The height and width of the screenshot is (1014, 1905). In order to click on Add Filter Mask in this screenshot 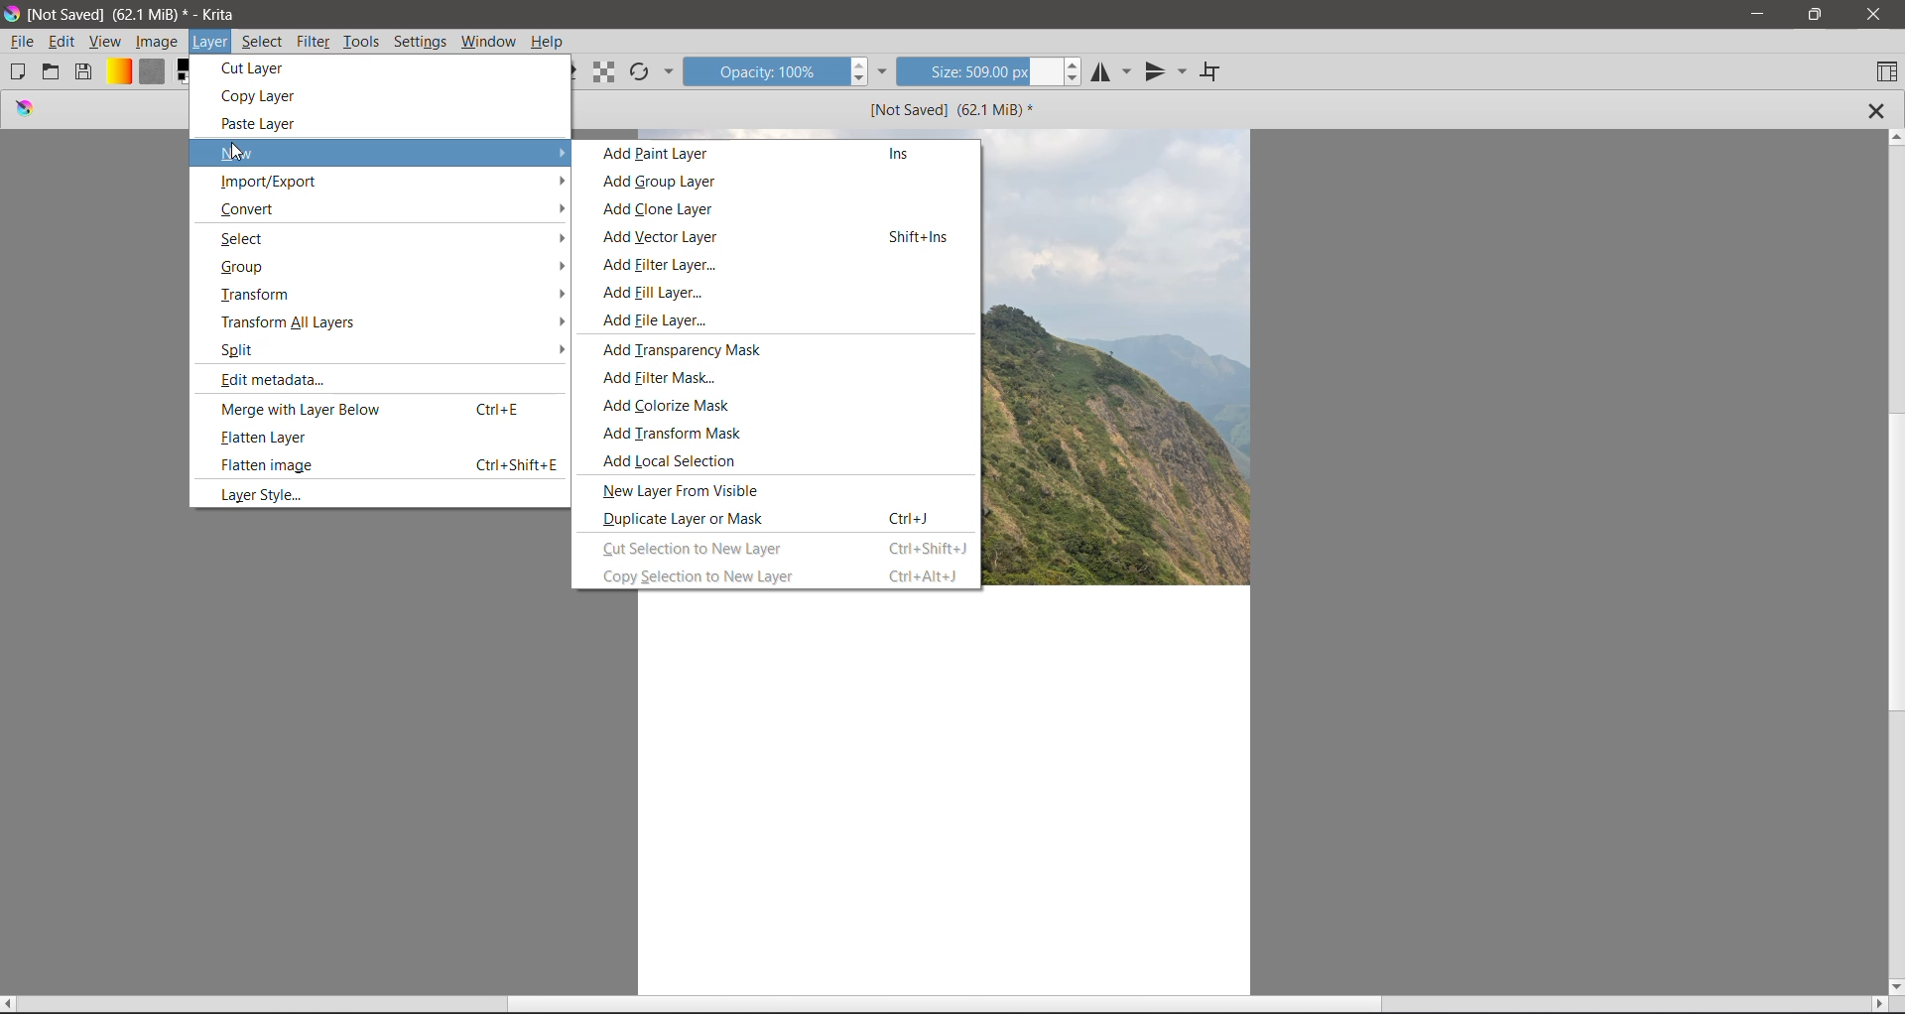, I will do `click(662, 377)`.